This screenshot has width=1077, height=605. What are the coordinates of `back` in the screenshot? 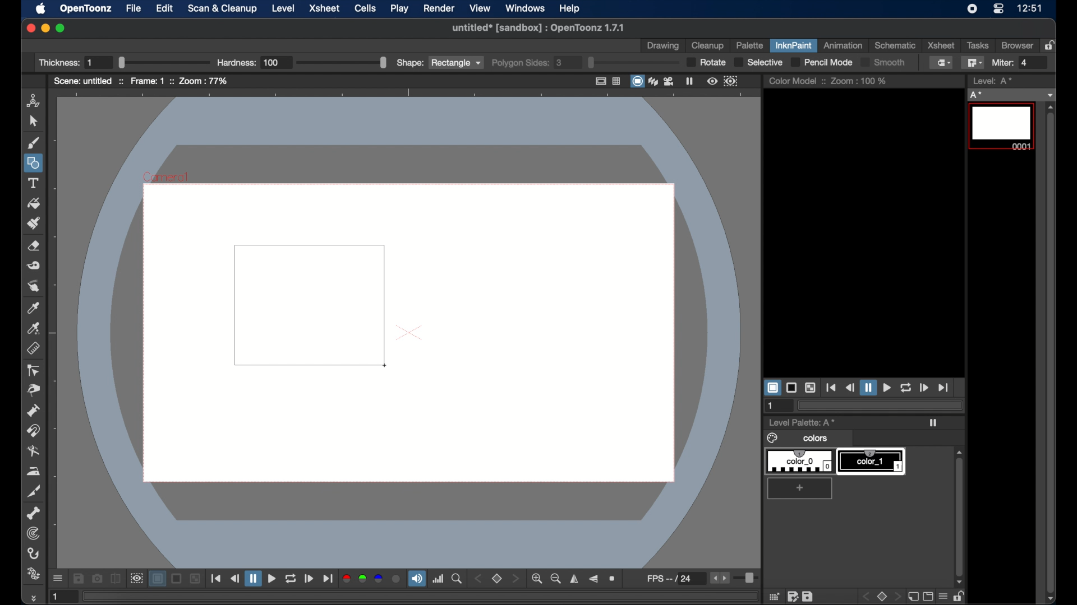 It's located at (868, 597).